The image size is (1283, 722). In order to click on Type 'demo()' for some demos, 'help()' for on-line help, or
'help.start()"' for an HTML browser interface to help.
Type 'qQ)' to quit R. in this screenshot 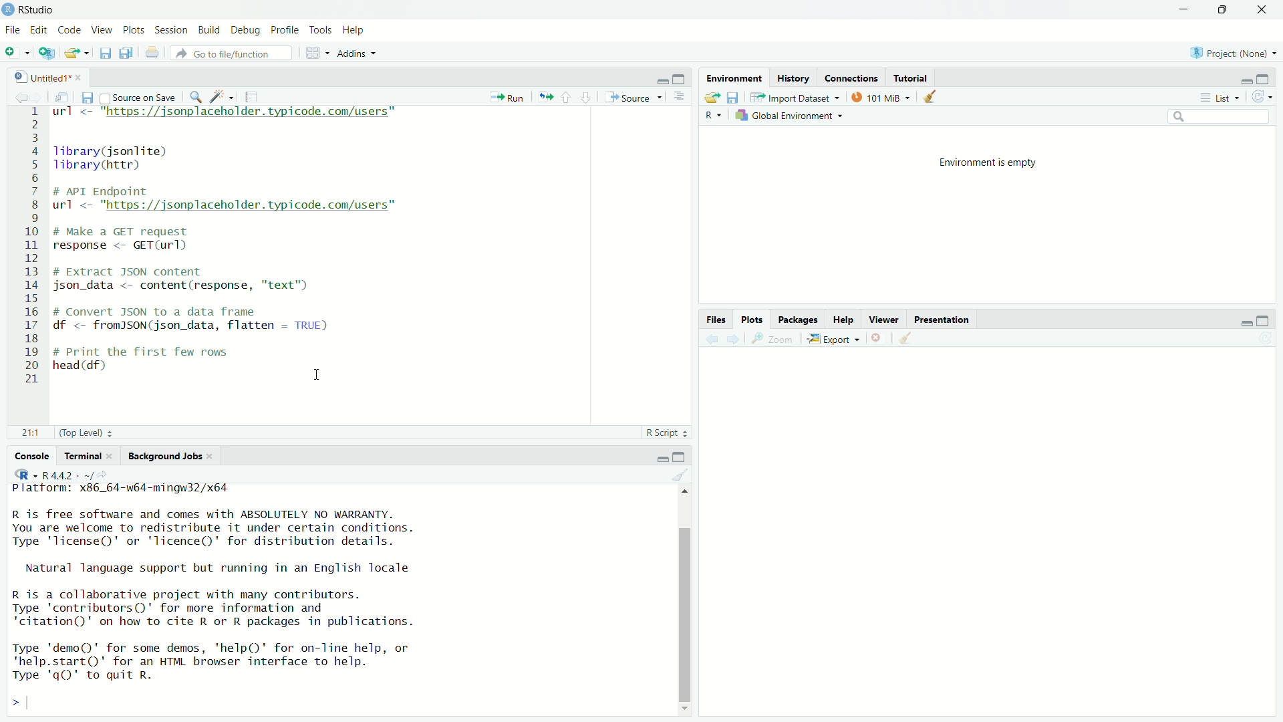, I will do `click(211, 664)`.